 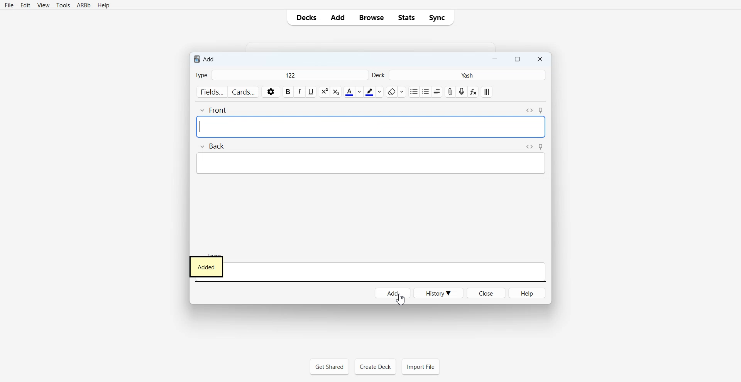 I want to click on ARBb, so click(x=83, y=5).